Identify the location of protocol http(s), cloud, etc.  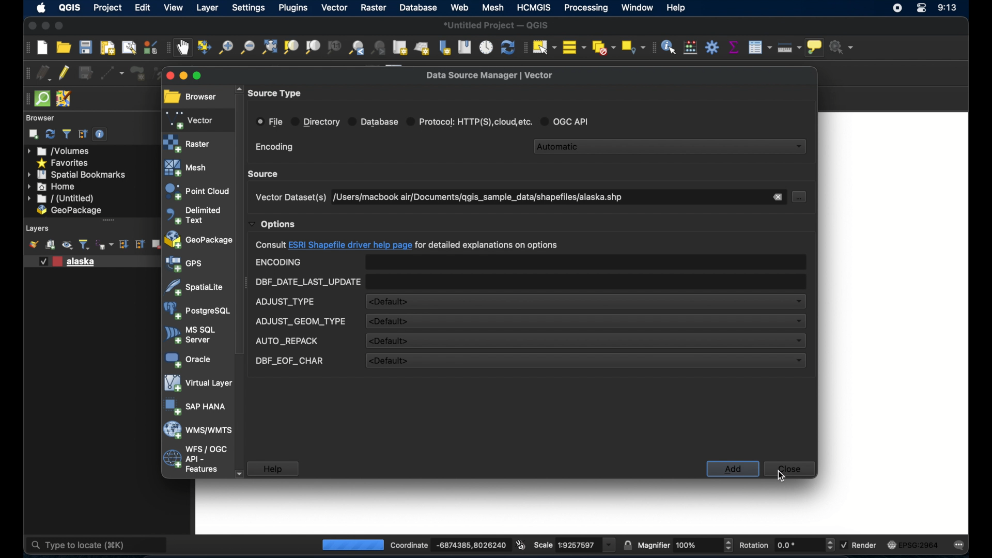
(470, 120).